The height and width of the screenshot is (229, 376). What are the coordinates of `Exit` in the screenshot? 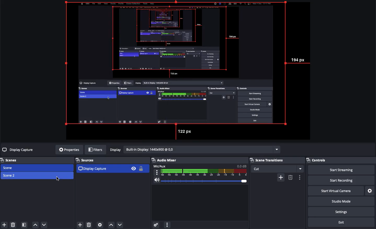 It's located at (341, 222).